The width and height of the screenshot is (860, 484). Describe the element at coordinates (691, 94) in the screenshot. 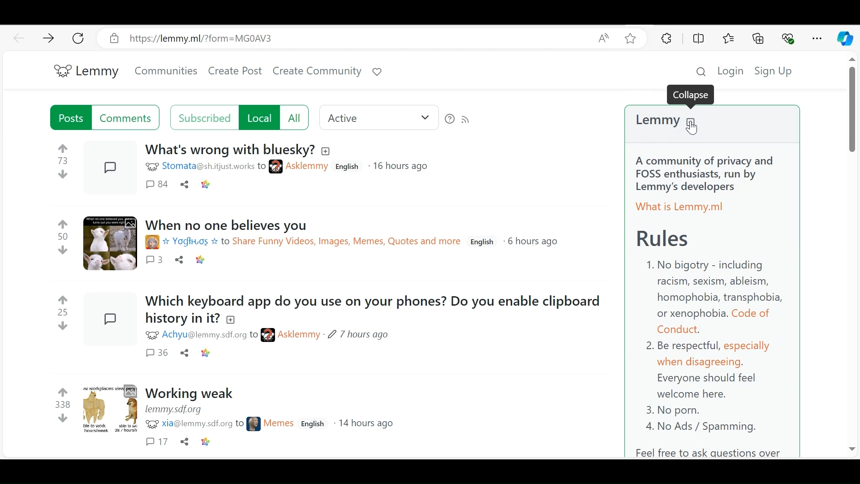

I see `Collapse dailogue box` at that location.